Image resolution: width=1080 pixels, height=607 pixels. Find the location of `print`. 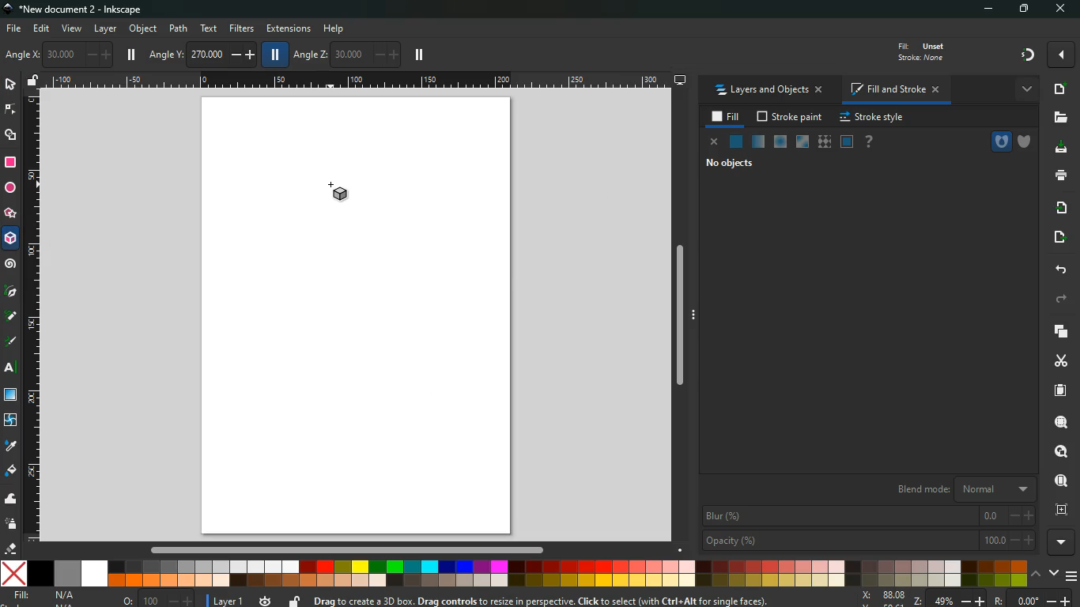

print is located at coordinates (1060, 175).